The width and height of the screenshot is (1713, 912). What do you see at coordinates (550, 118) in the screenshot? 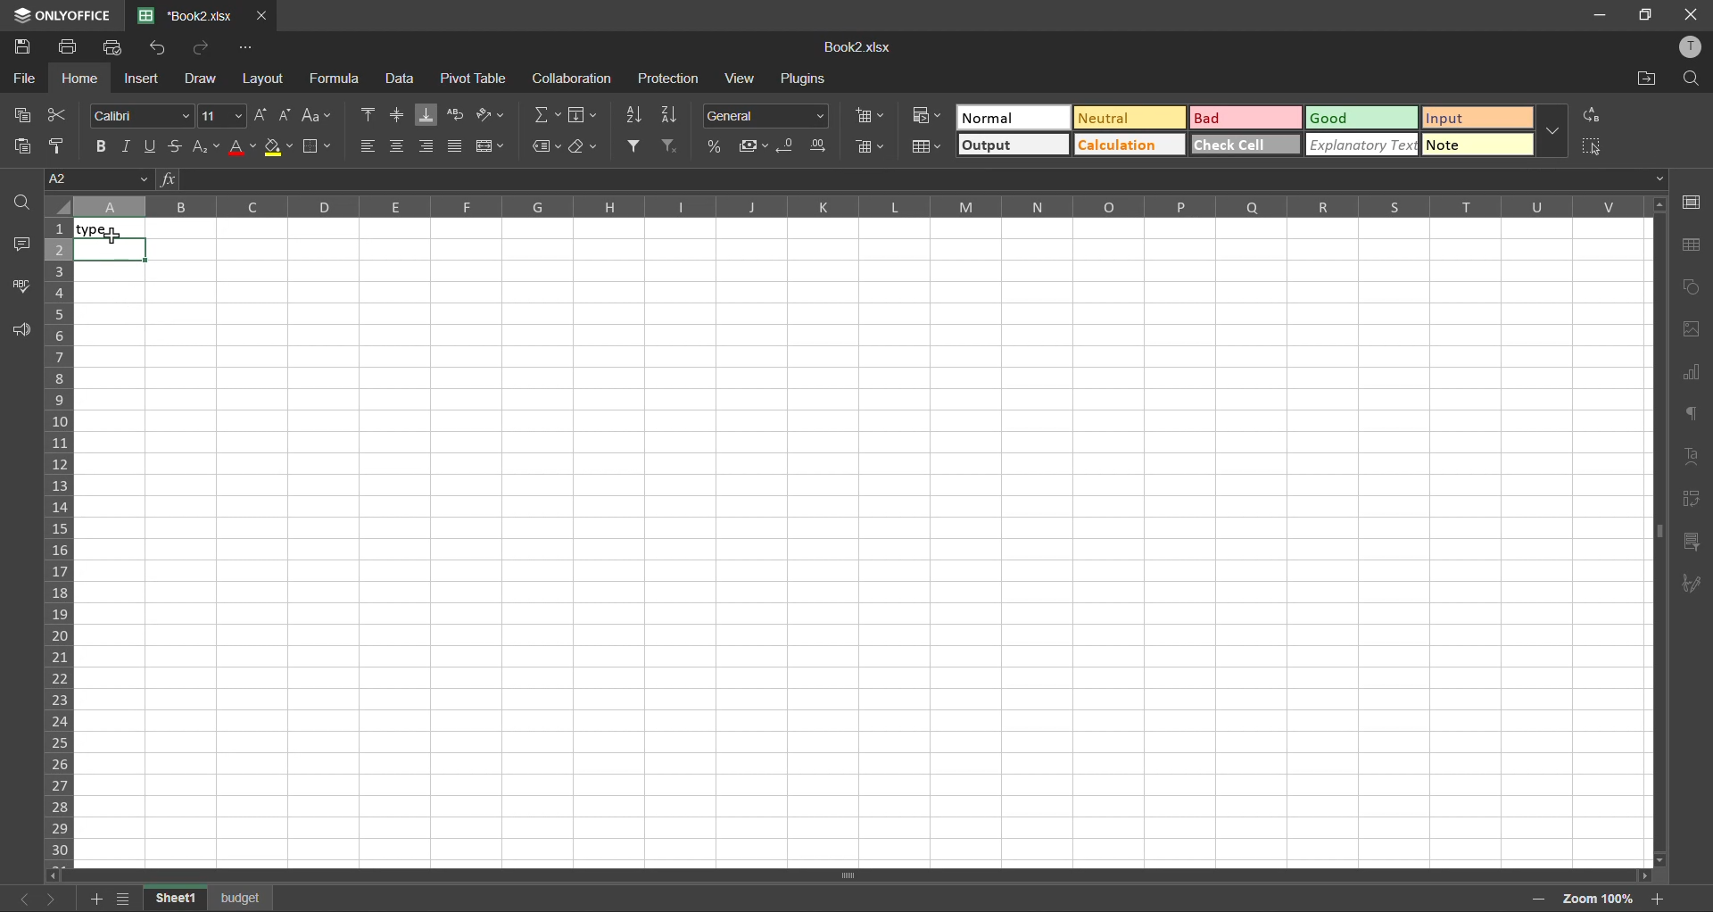
I see `summation` at bounding box center [550, 118].